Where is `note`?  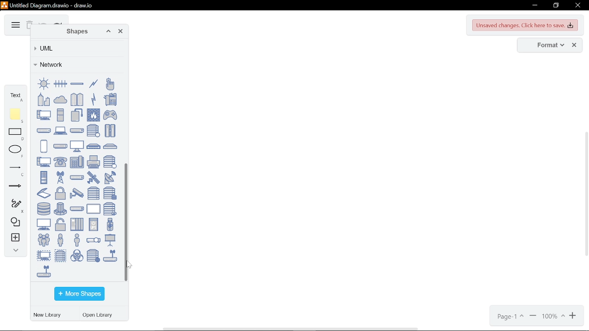
note is located at coordinates (17, 115).